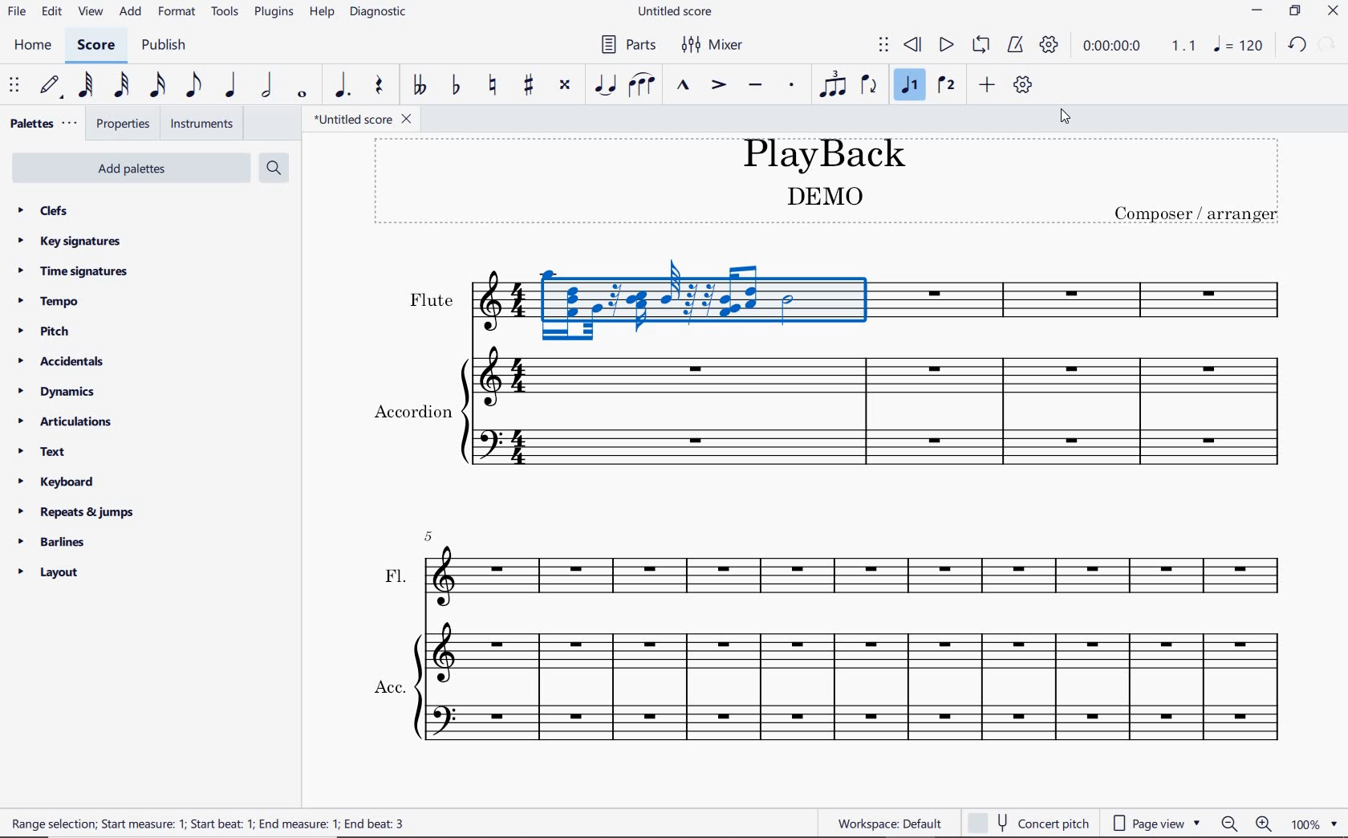 This screenshot has height=838, width=1348. I want to click on add, so click(987, 84).